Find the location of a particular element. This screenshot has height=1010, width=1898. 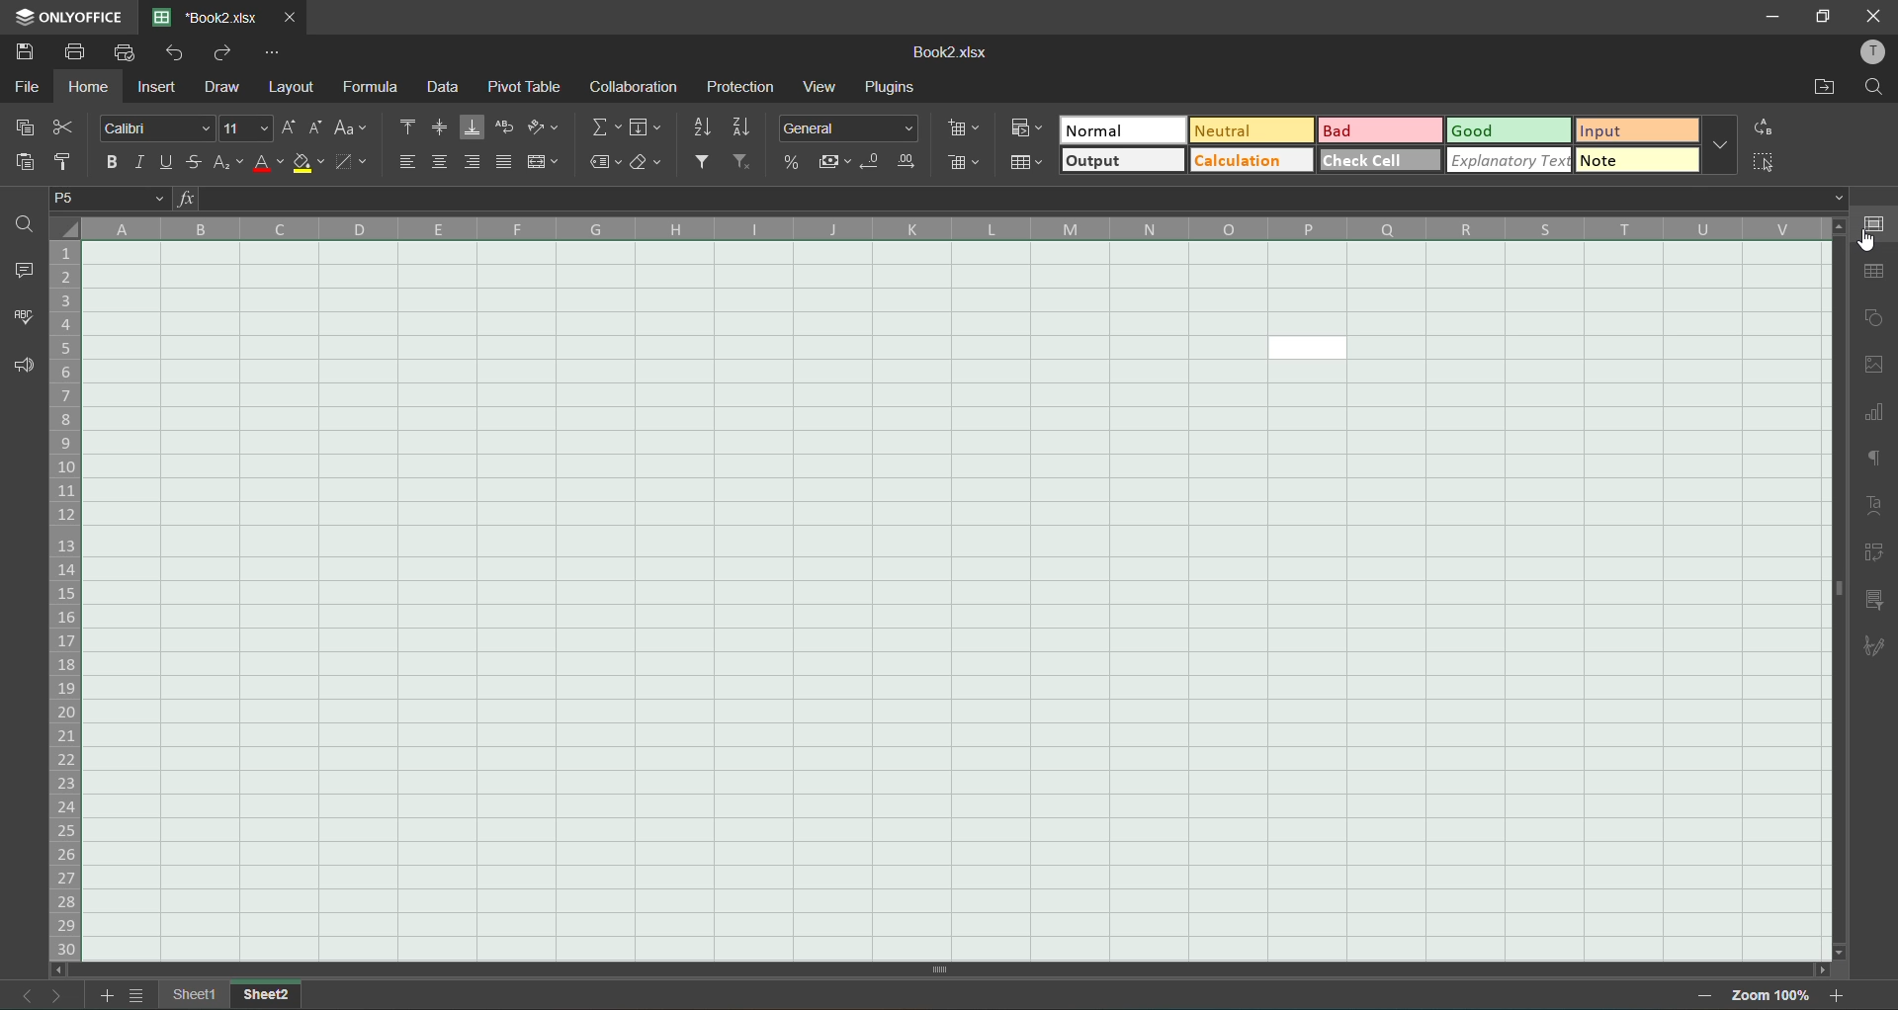

data is located at coordinates (446, 90).